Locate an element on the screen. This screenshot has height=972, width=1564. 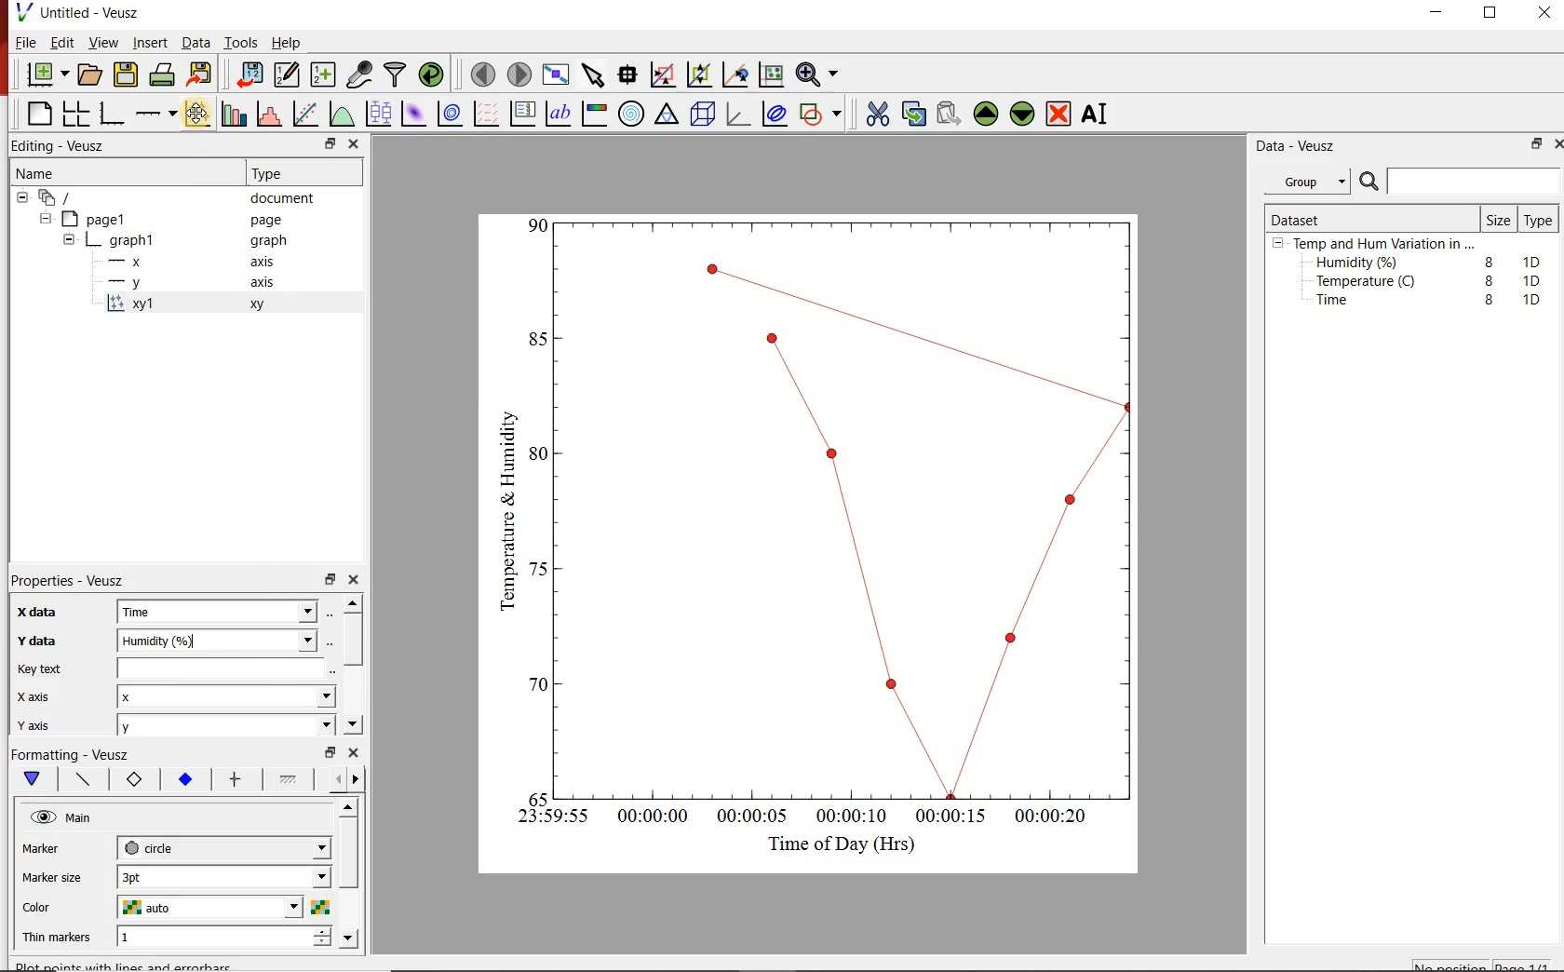
x data is located at coordinates (47, 607).